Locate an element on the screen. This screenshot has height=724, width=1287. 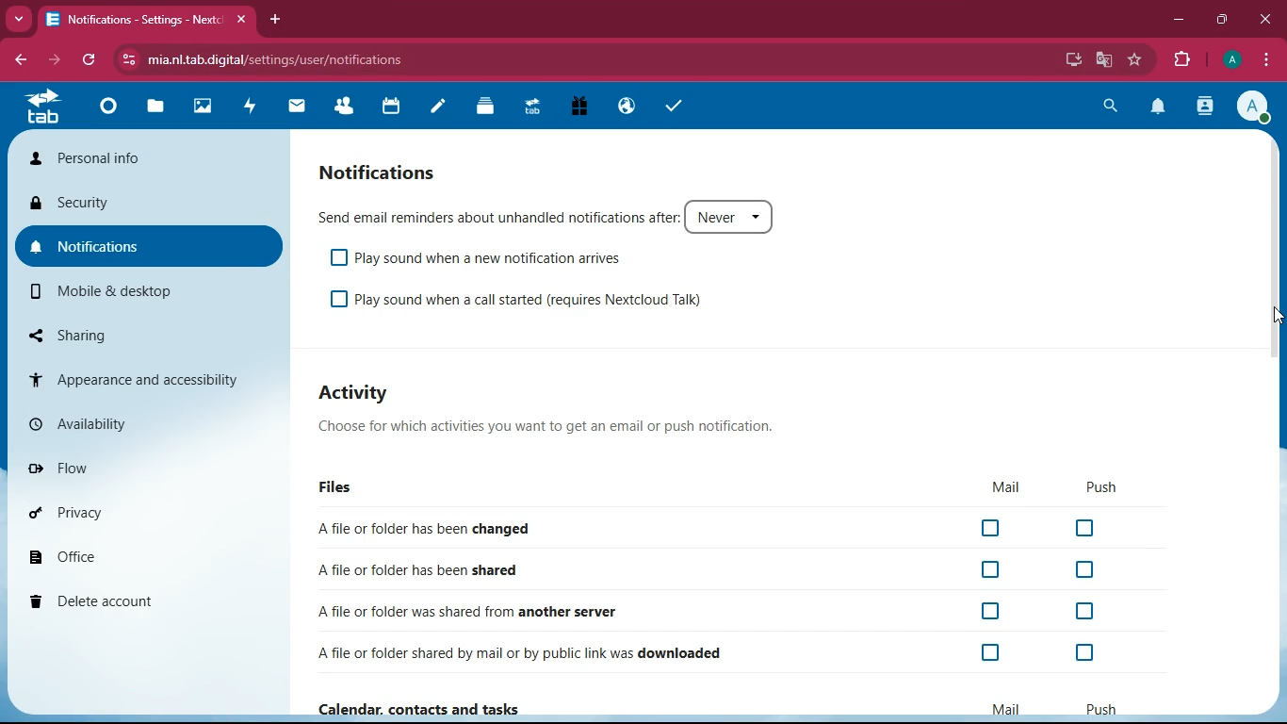
off is located at coordinates (994, 568).